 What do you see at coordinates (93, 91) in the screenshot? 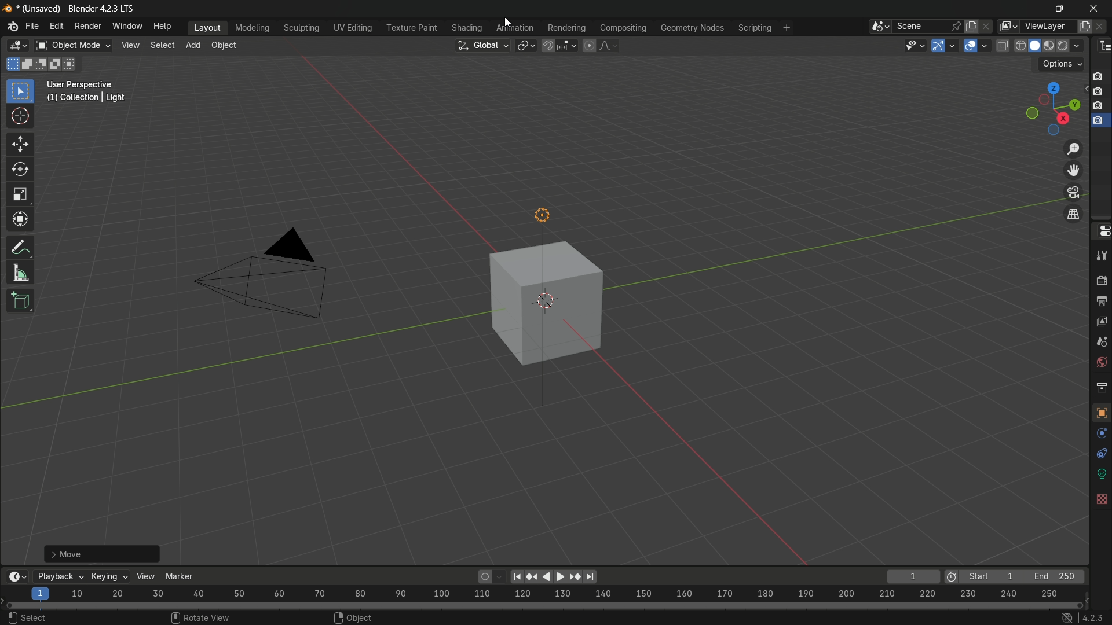
I see `user perspective (1) collection | cube` at bounding box center [93, 91].